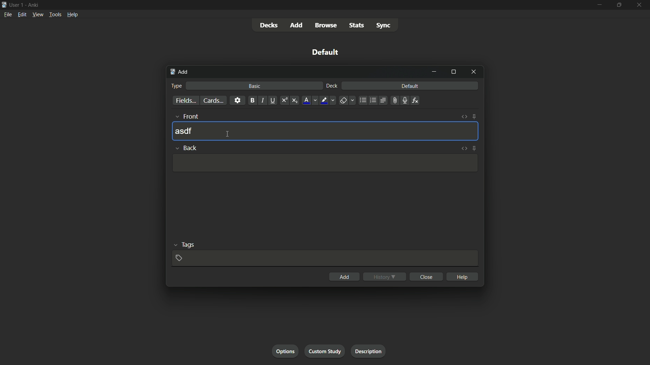 Image resolution: width=650 pixels, height=365 pixels. I want to click on subscript, so click(295, 100).